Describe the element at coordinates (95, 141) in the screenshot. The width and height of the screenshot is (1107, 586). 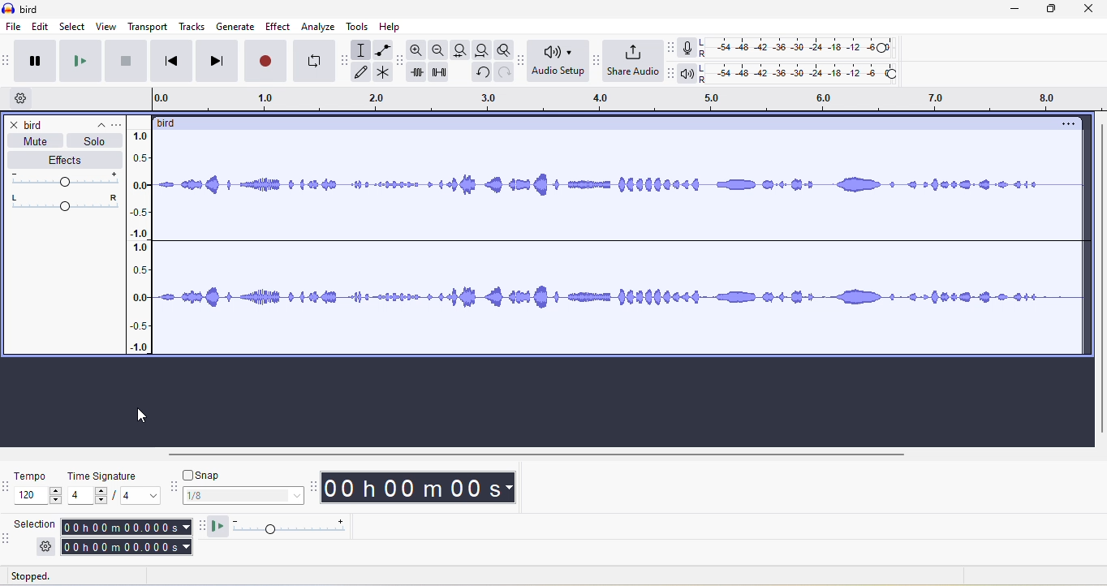
I see `solo` at that location.